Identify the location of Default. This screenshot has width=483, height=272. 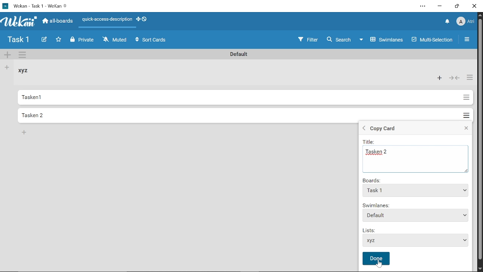
(416, 215).